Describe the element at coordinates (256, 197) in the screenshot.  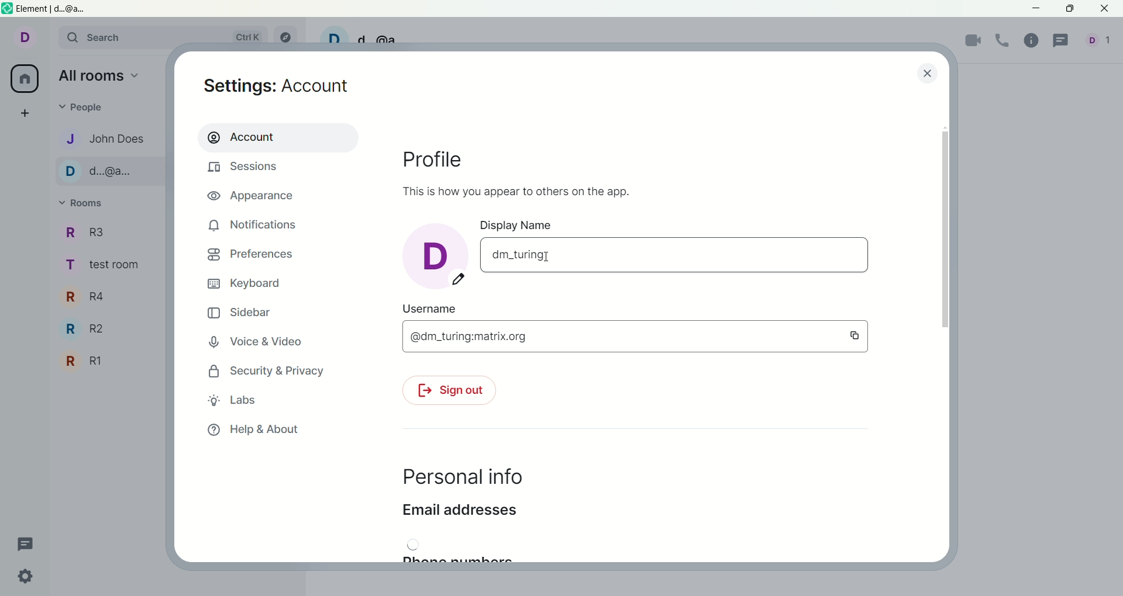
I see `appearance` at that location.